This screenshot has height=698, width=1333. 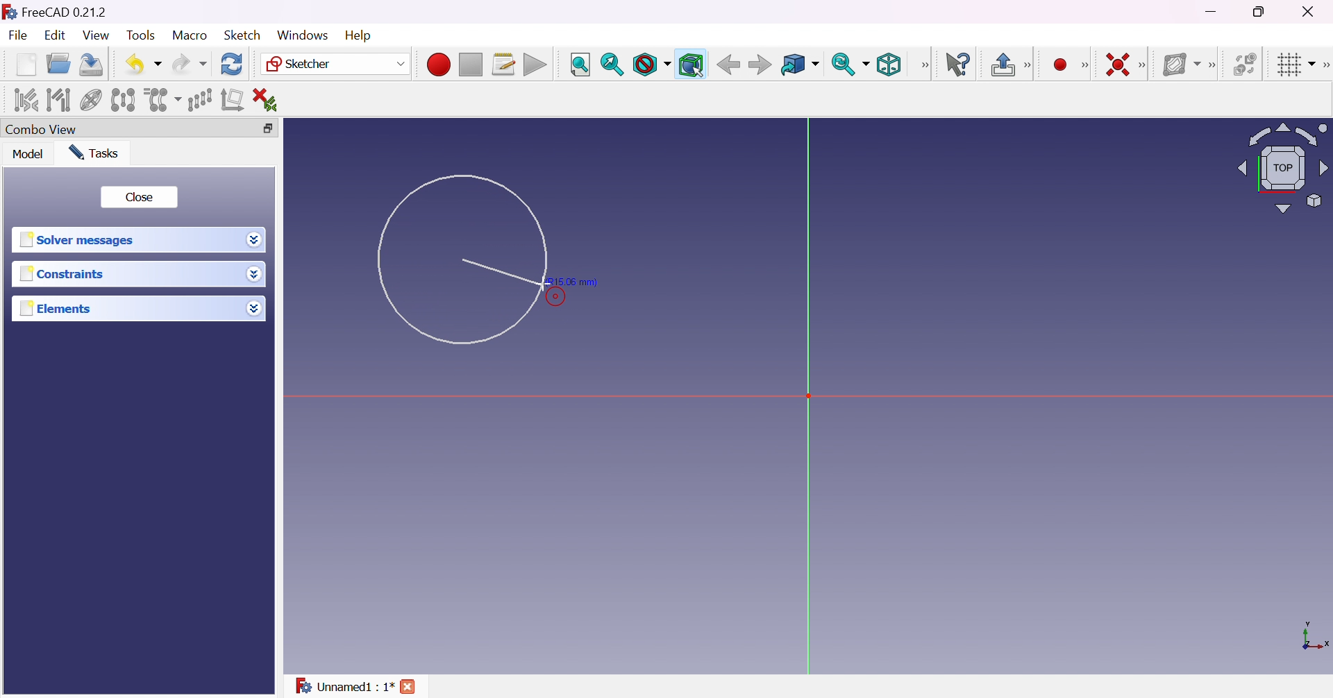 What do you see at coordinates (578, 282) in the screenshot?
I see `(R15.06 mm)` at bounding box center [578, 282].